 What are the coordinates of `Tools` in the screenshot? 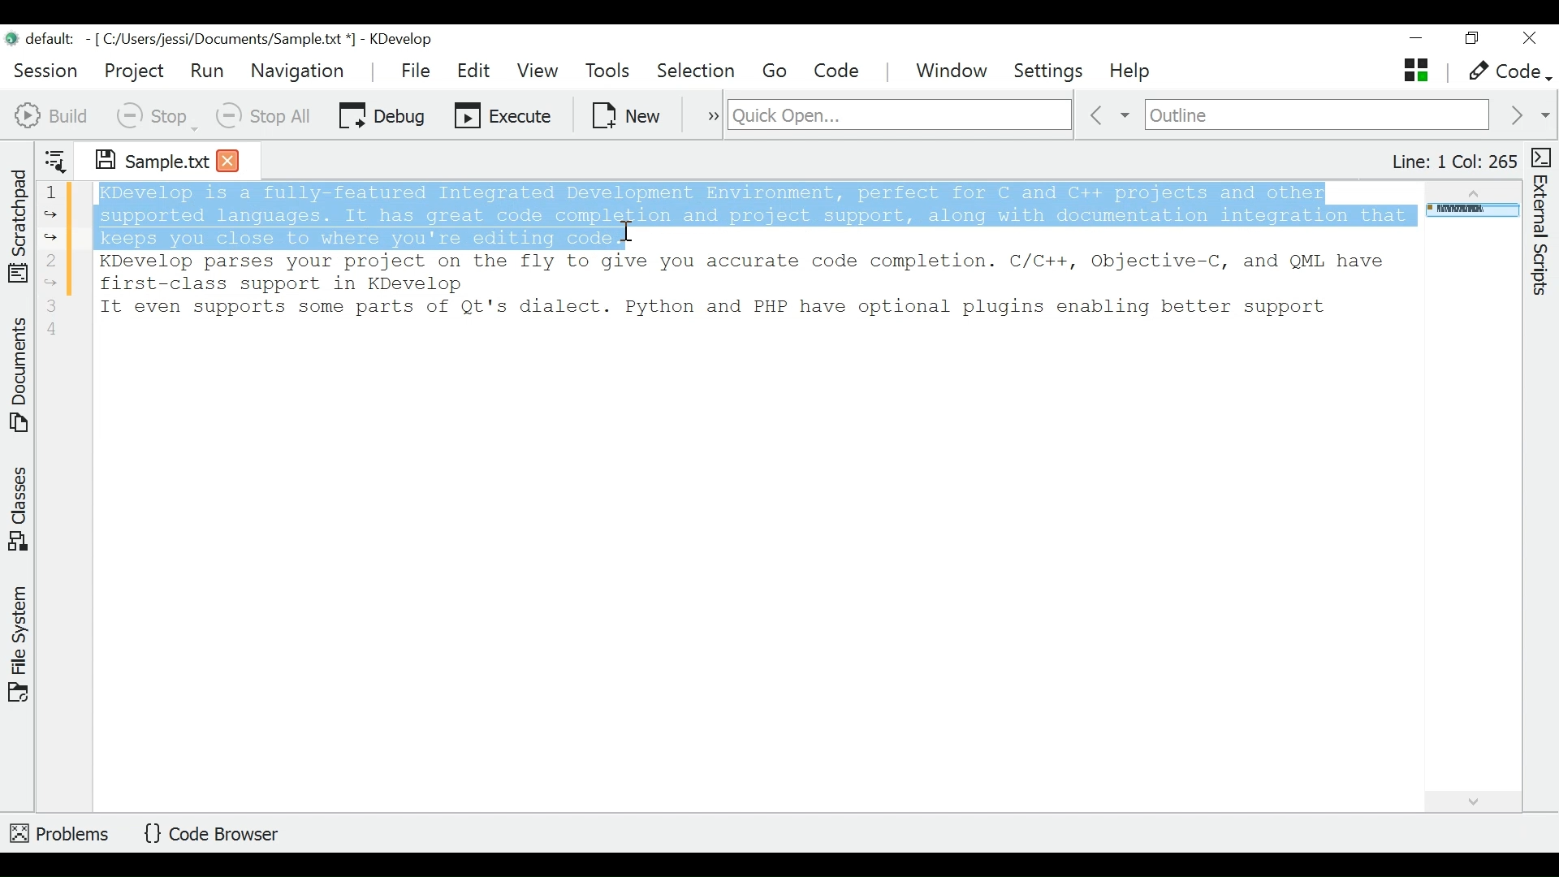 It's located at (612, 71).